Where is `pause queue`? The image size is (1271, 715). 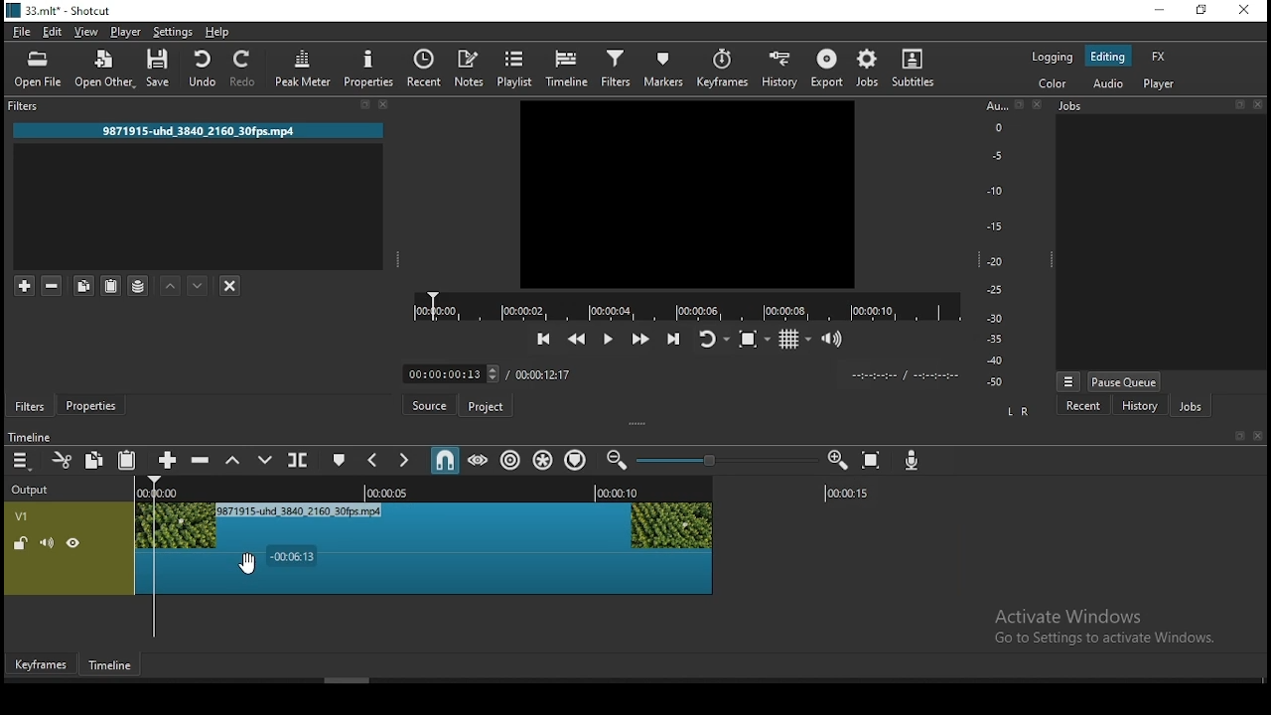 pause queue is located at coordinates (1128, 379).